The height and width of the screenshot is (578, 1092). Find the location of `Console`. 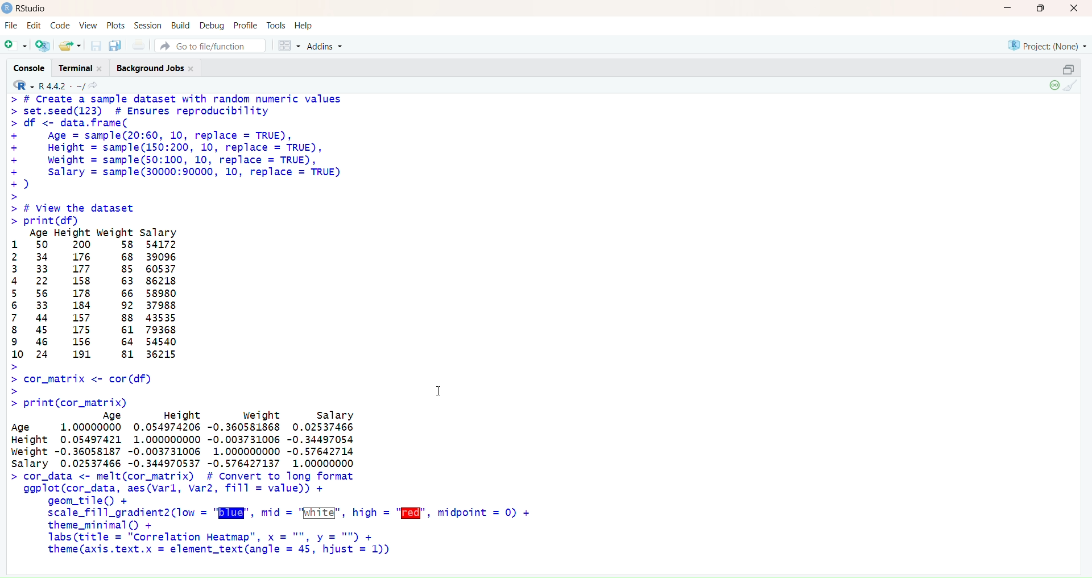

Console is located at coordinates (33, 67).